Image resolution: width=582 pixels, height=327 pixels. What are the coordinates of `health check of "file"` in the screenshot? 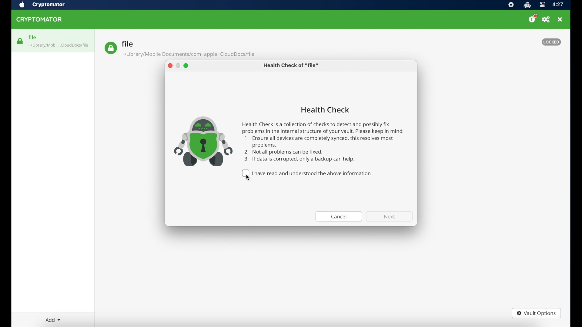 It's located at (291, 67).